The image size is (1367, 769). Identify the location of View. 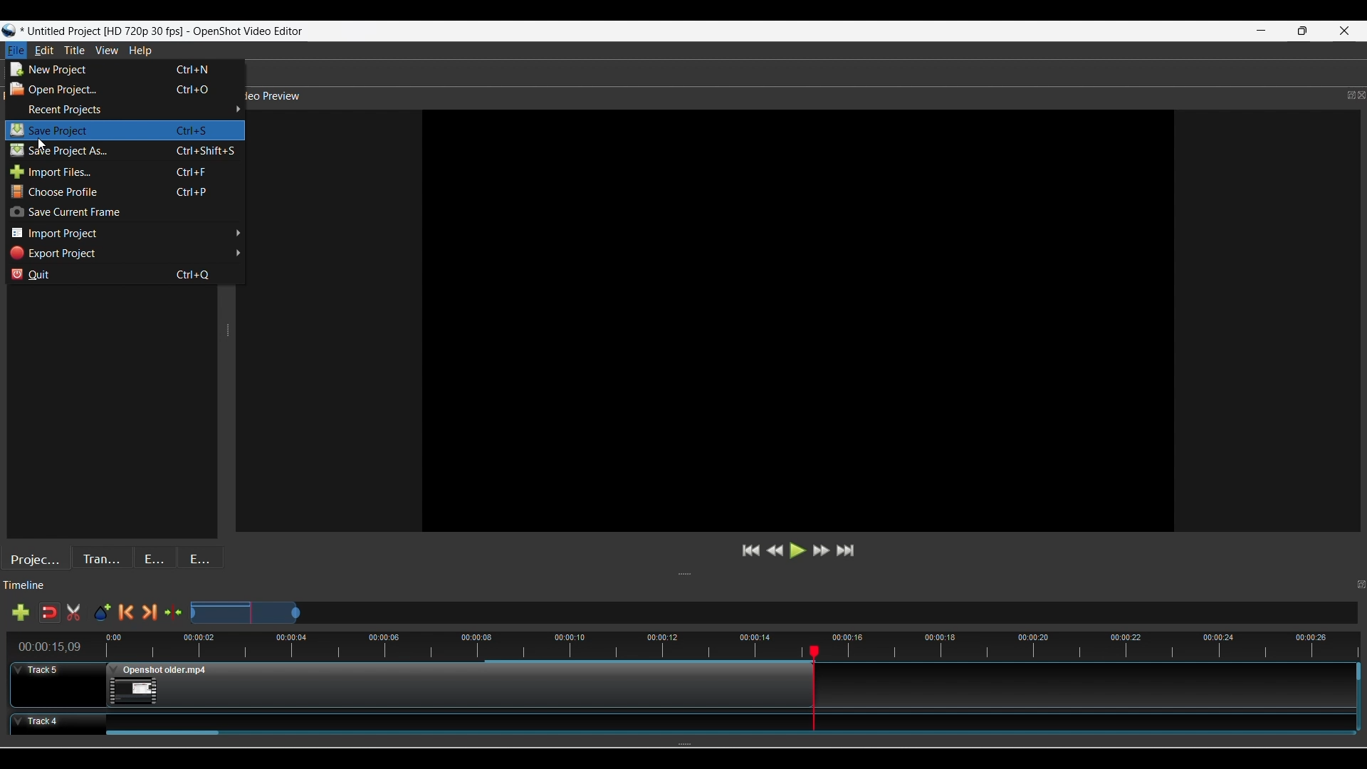
(108, 51).